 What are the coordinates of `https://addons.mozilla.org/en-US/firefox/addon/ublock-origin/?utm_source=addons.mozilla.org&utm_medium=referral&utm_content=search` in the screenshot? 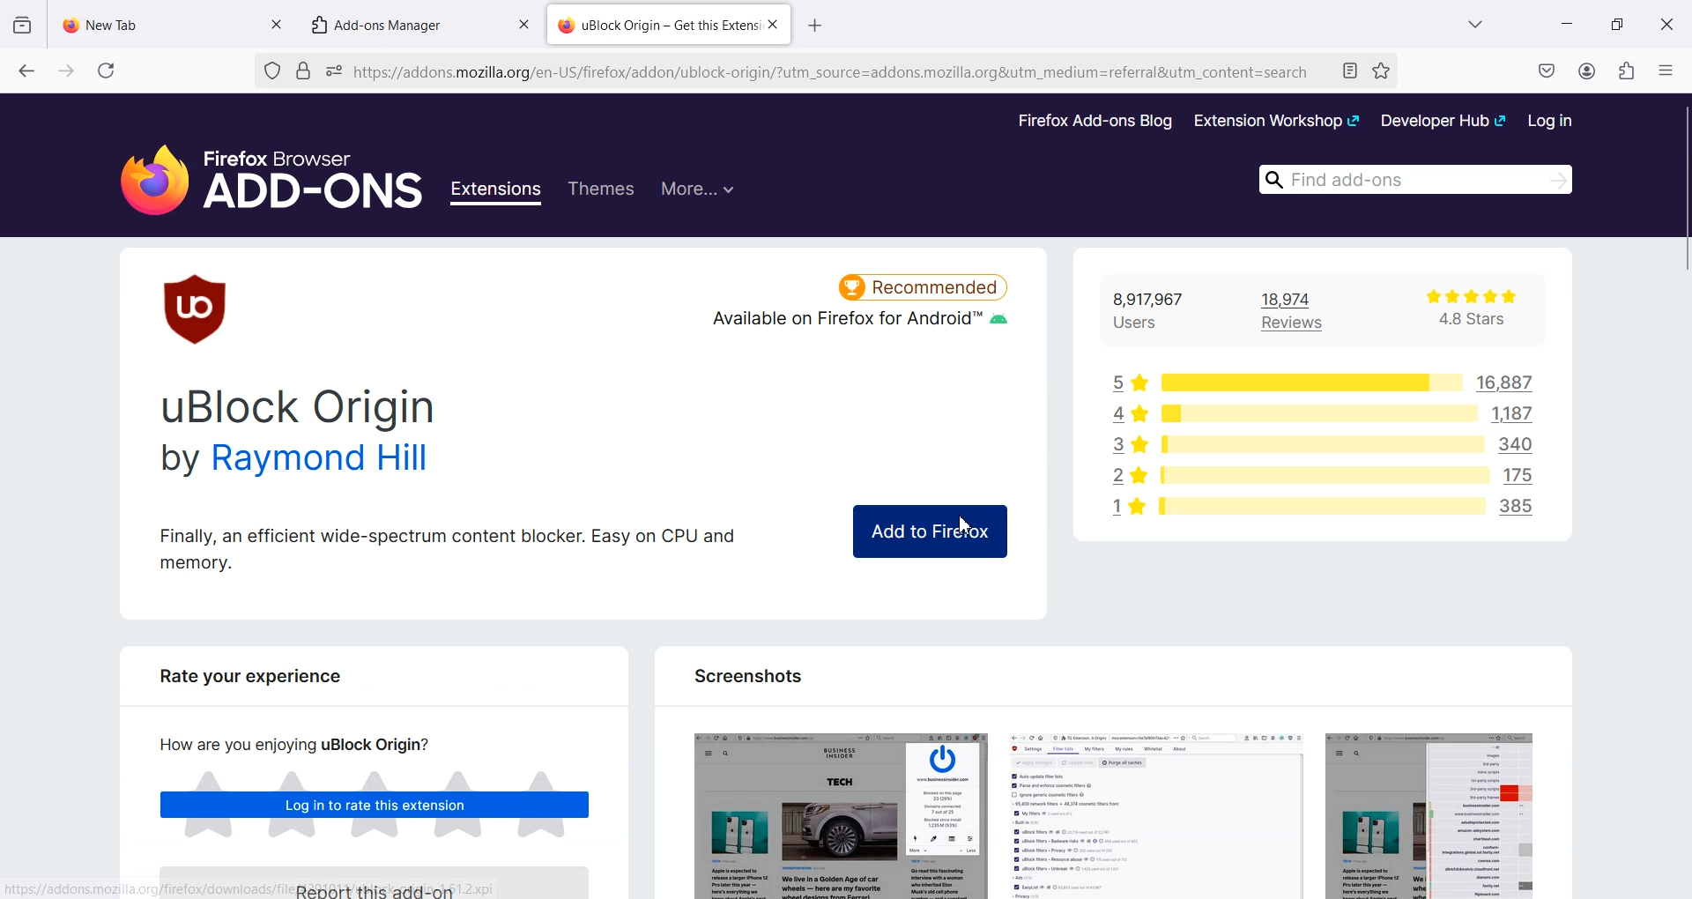 It's located at (834, 75).